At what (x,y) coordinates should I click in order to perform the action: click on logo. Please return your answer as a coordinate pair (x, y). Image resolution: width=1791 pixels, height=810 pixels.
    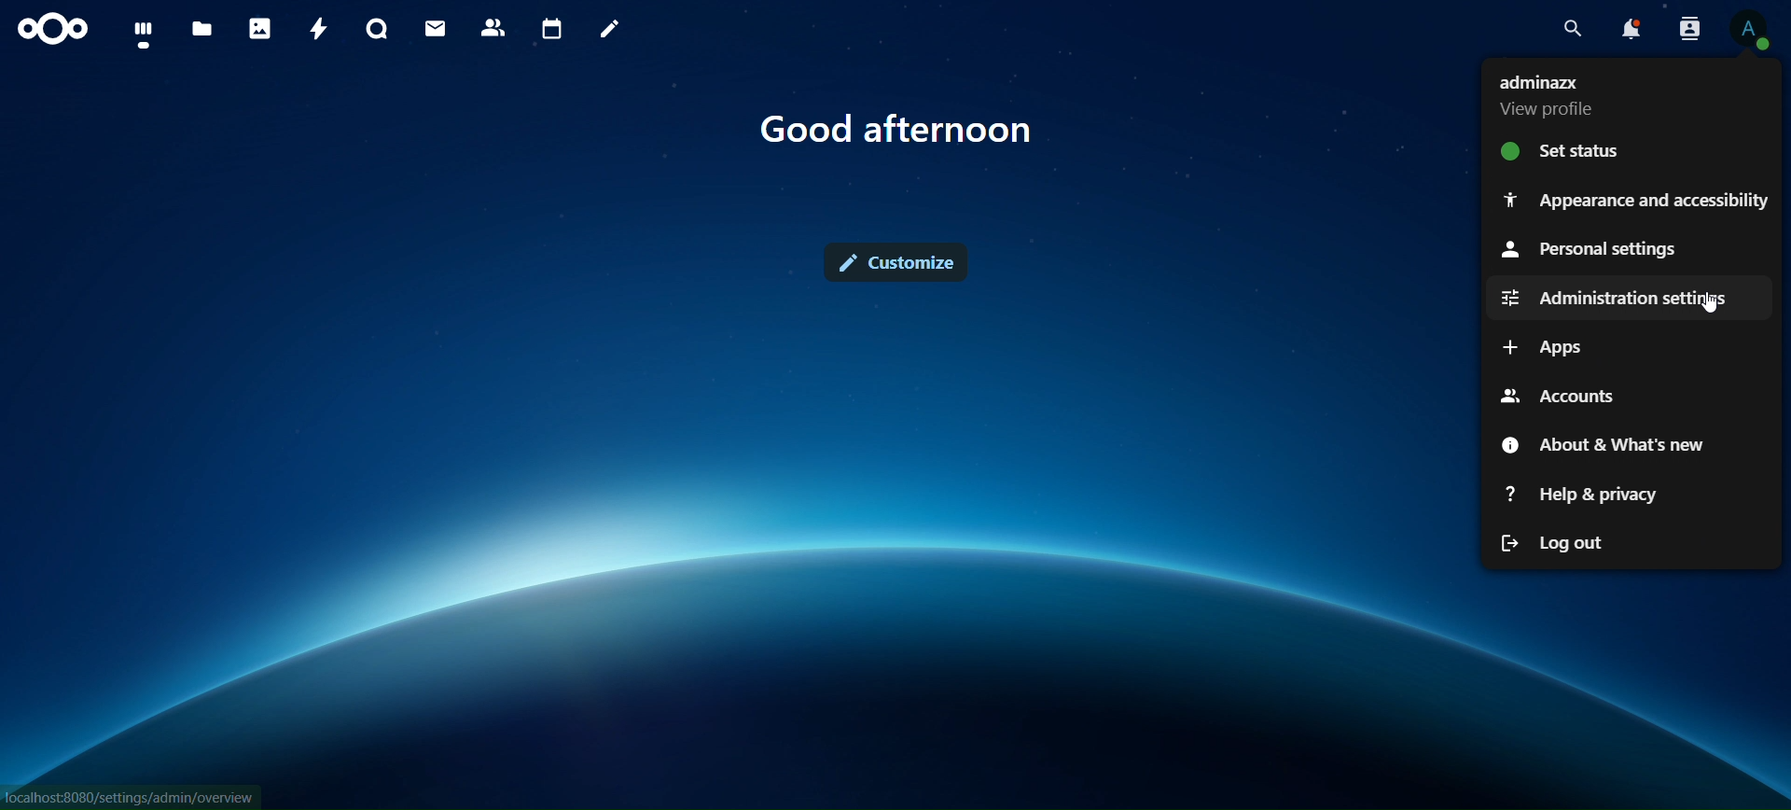
    Looking at the image, I should click on (54, 30).